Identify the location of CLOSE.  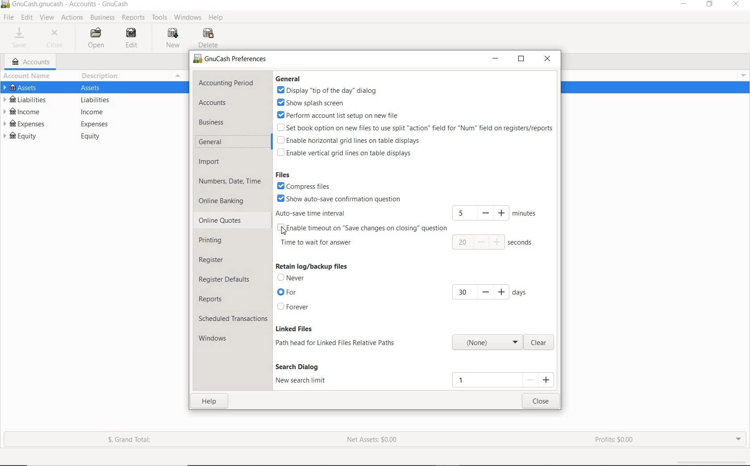
(547, 401).